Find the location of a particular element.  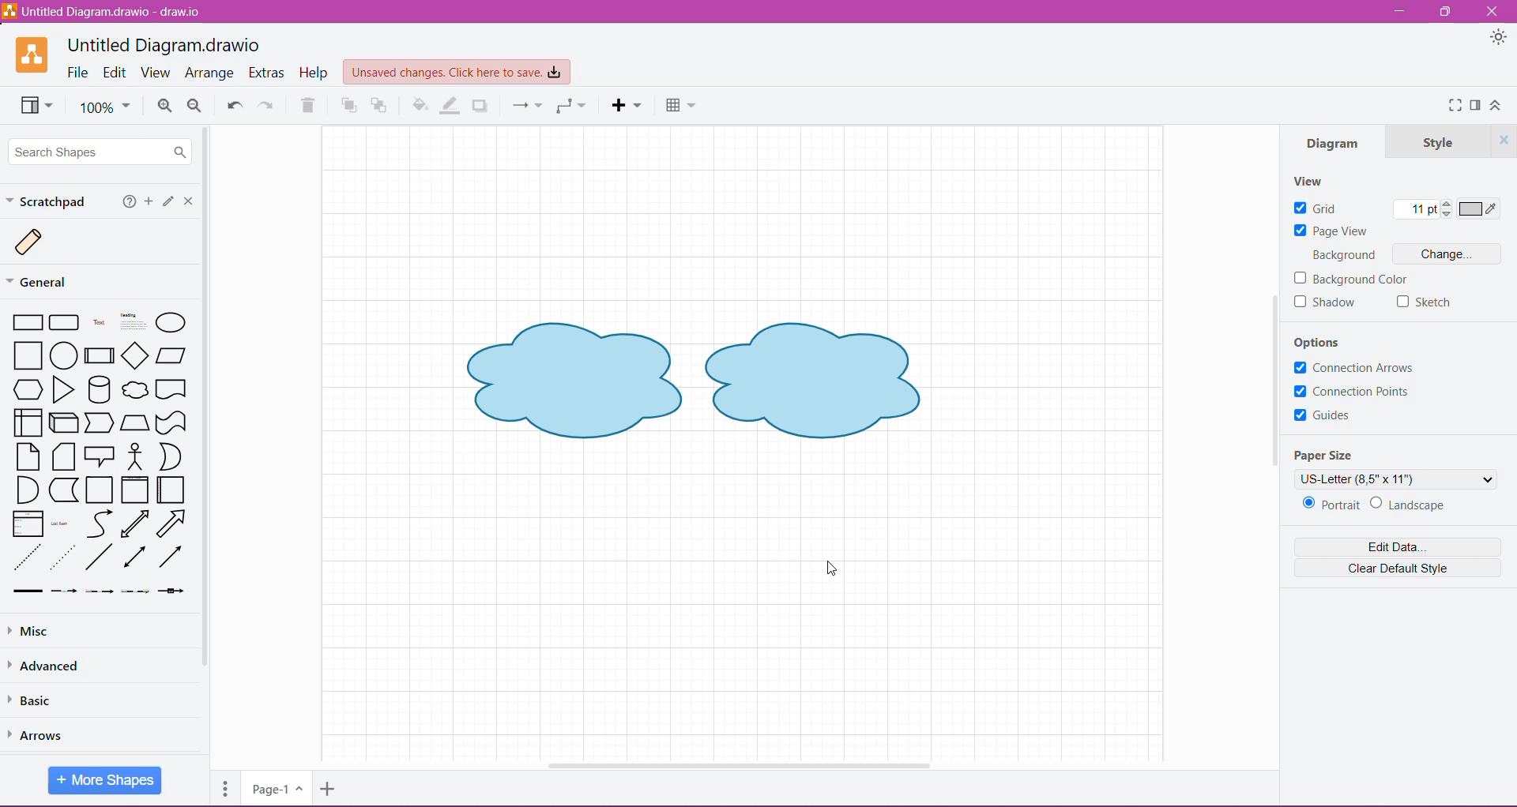

Connection is located at coordinates (526, 106).